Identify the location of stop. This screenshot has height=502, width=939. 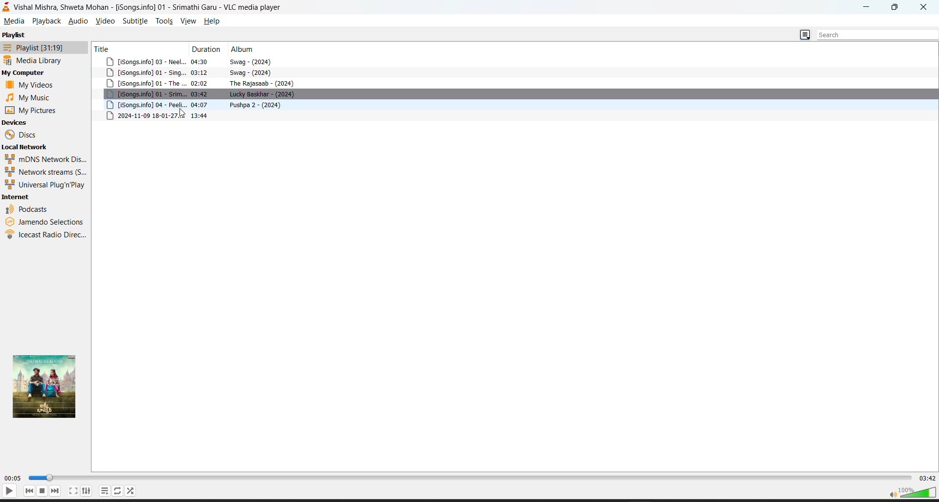
(43, 492).